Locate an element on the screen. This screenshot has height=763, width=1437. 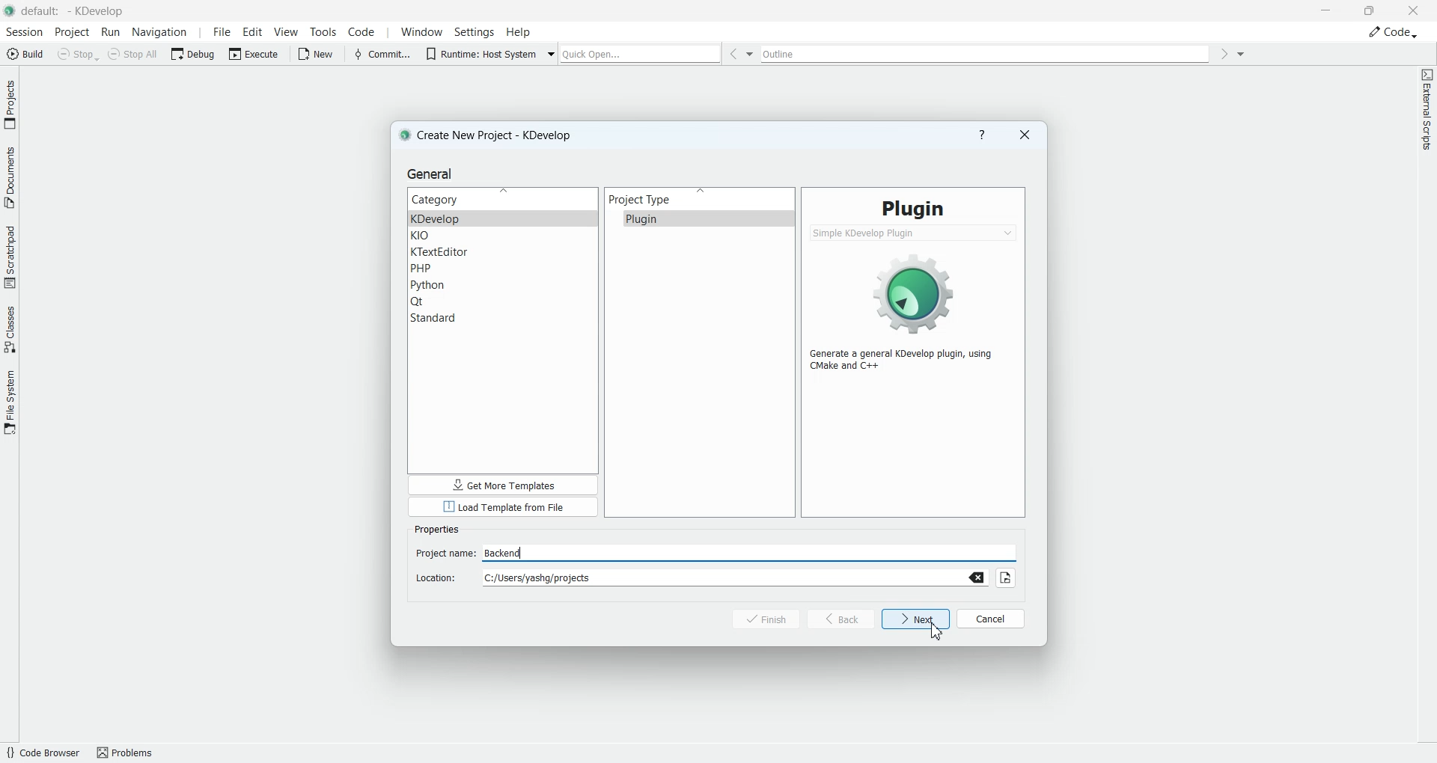
Get more template is located at coordinates (500, 484).